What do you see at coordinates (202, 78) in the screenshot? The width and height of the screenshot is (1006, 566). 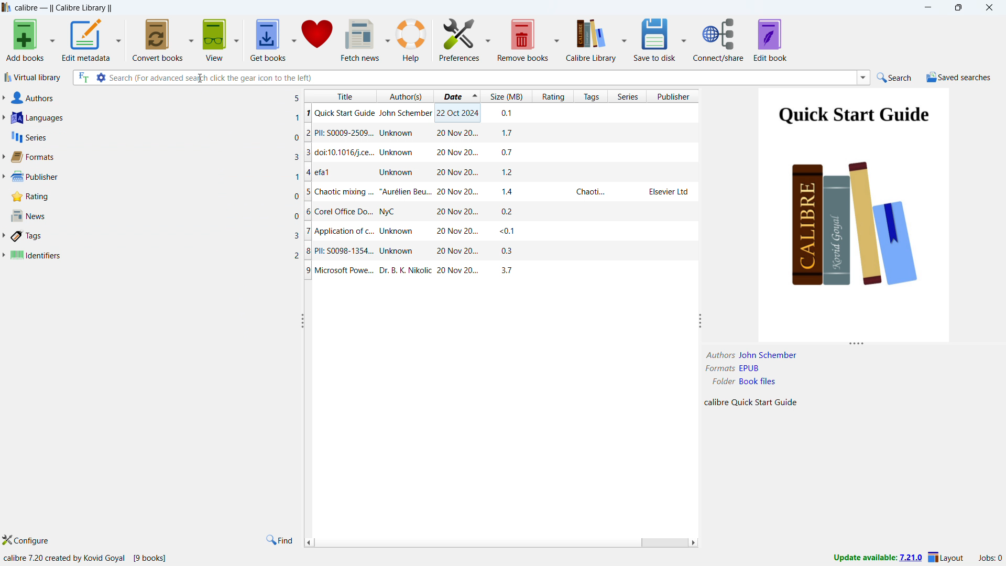 I see `cursor` at bounding box center [202, 78].